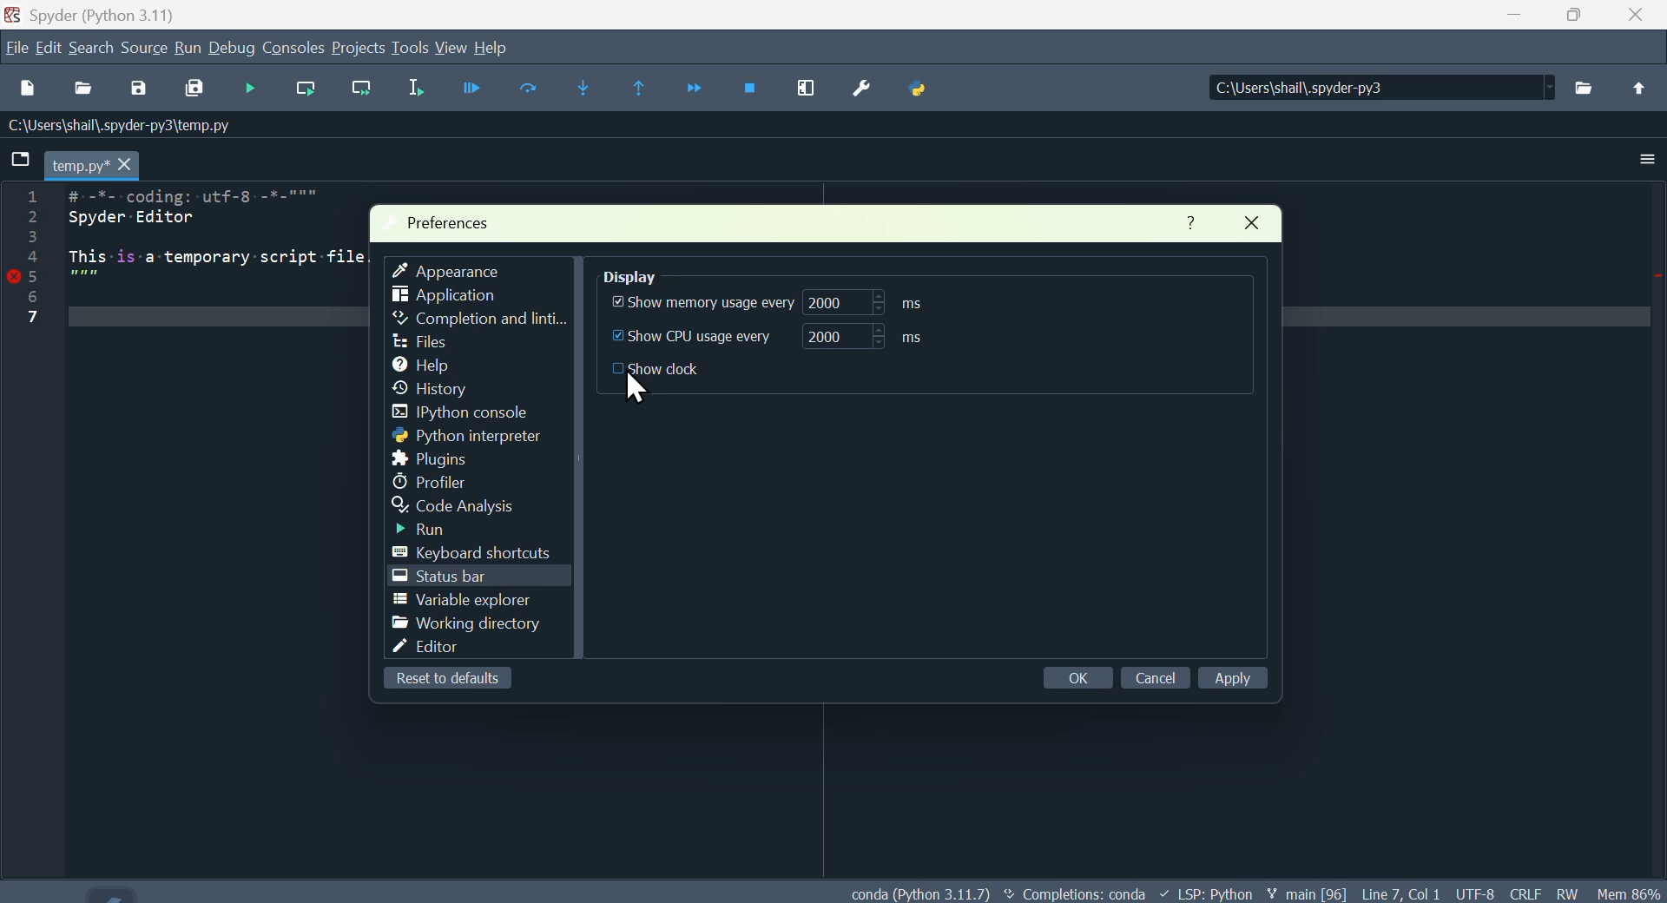 This screenshot has width=1667, height=903. I want to click on Search, so click(92, 46).